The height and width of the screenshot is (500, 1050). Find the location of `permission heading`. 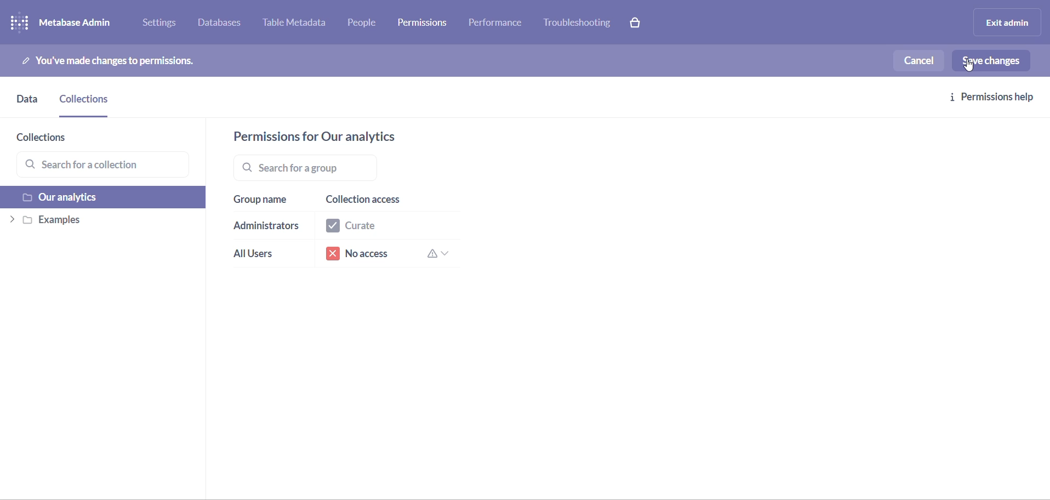

permission heading is located at coordinates (344, 137).